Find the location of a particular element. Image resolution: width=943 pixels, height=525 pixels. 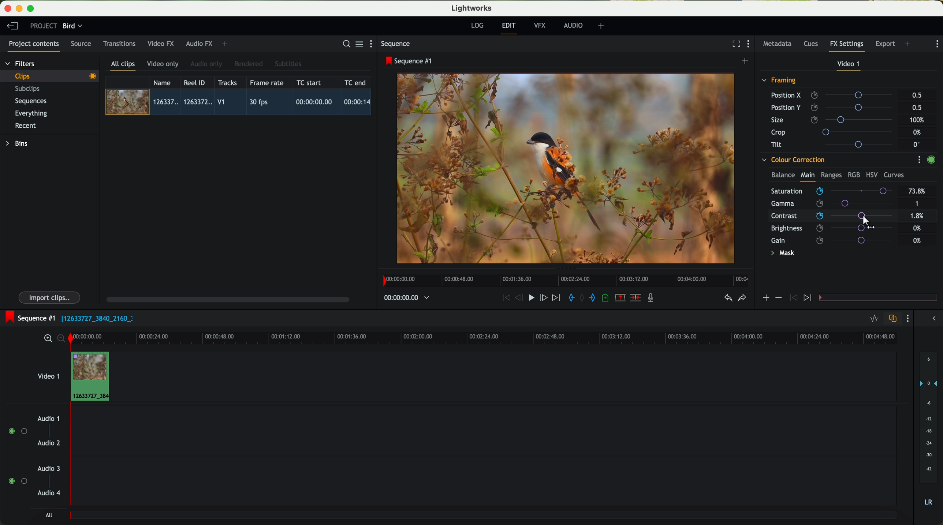

subclips is located at coordinates (29, 89).